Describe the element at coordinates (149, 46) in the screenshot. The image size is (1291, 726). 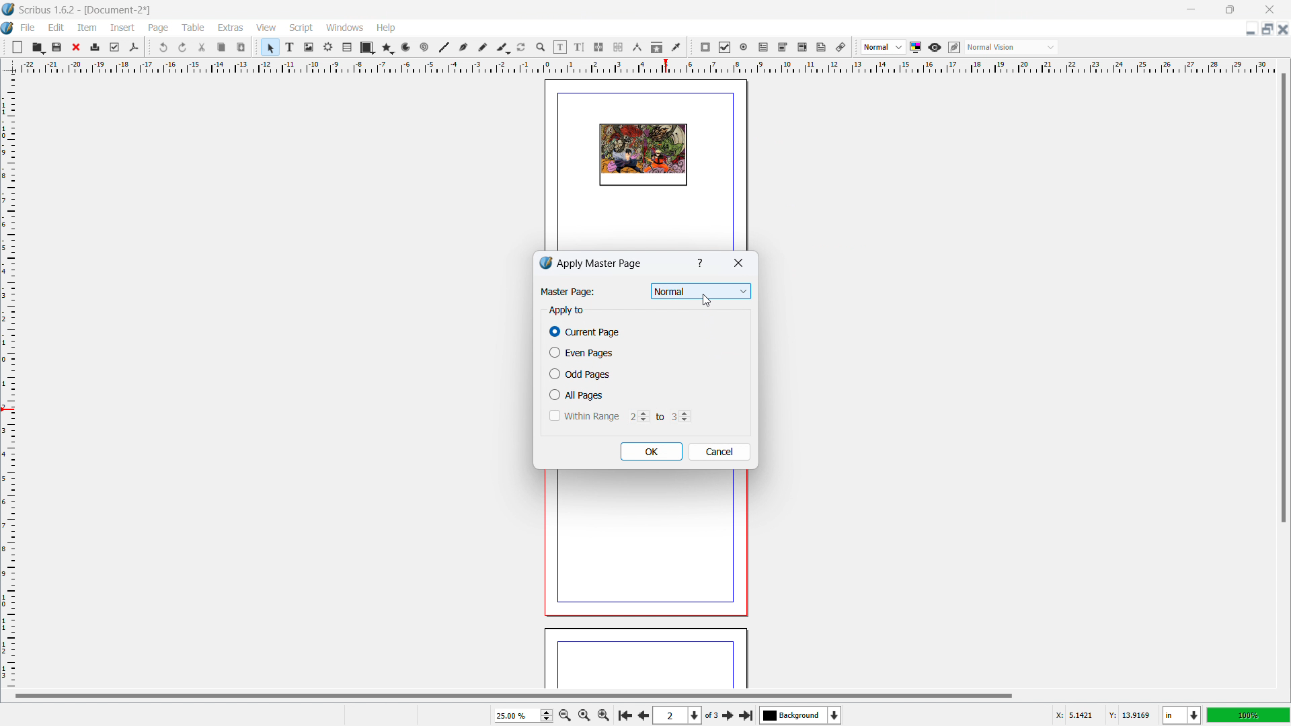
I see `move toolbox` at that location.